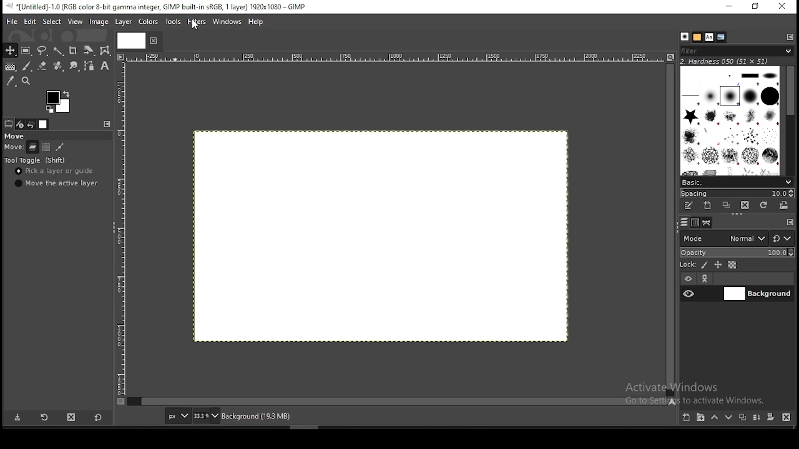 The image size is (799, 449). What do you see at coordinates (30, 22) in the screenshot?
I see `edit` at bounding box center [30, 22].